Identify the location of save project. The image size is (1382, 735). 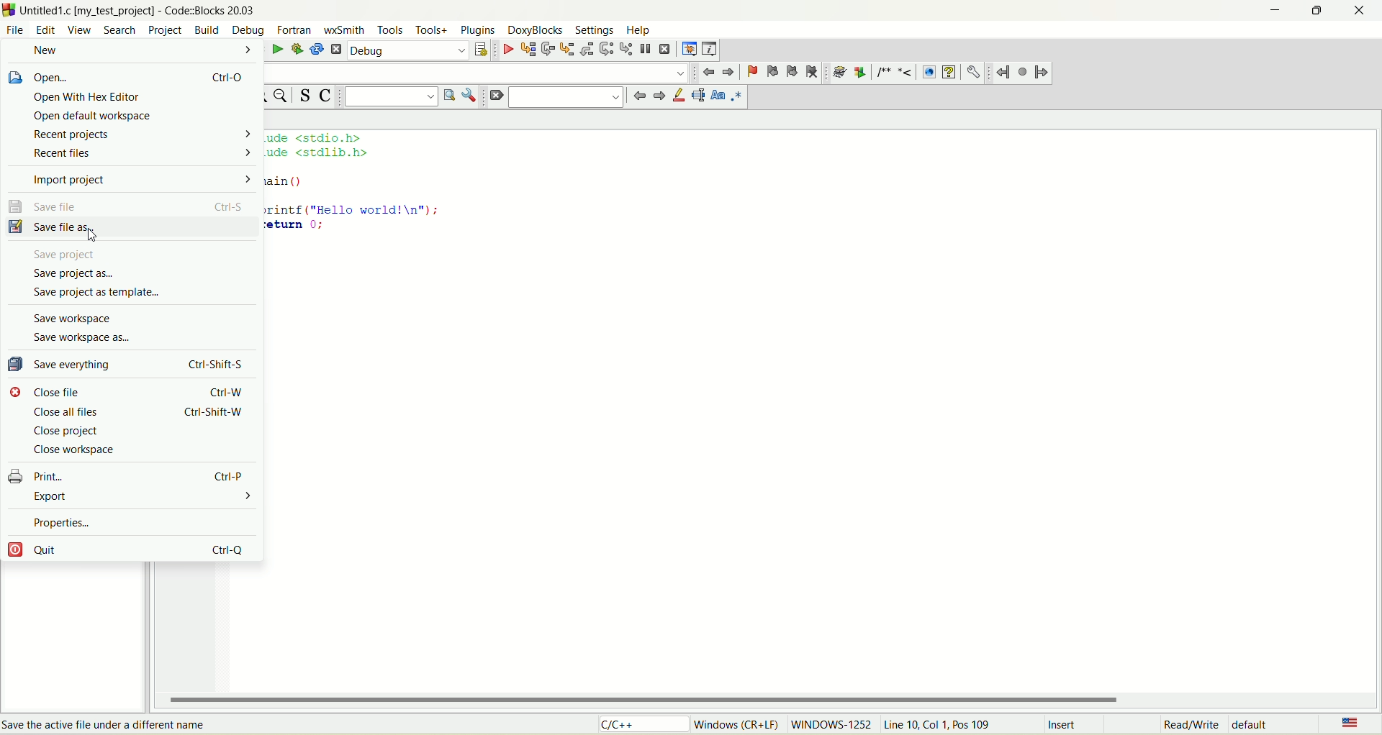
(71, 254).